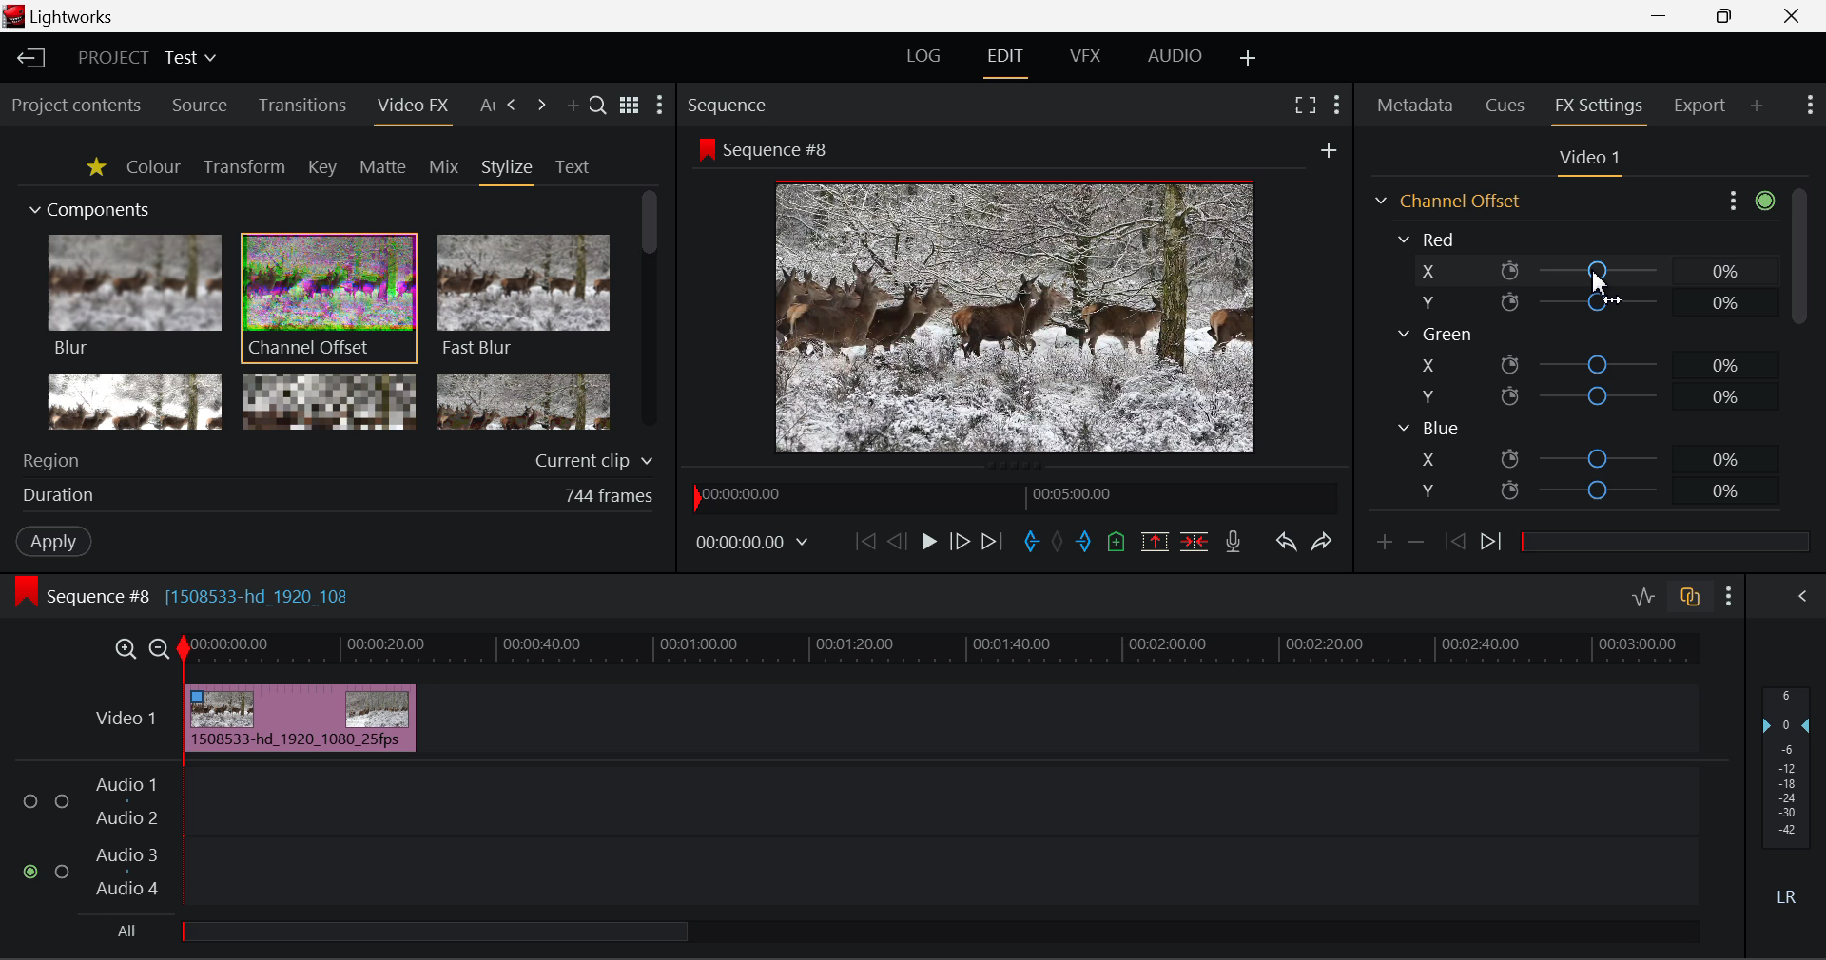 This screenshot has height=960, width=1826. Describe the element at coordinates (752, 545) in the screenshot. I see `Frame Time` at that location.